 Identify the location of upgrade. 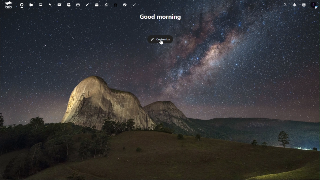
(106, 6).